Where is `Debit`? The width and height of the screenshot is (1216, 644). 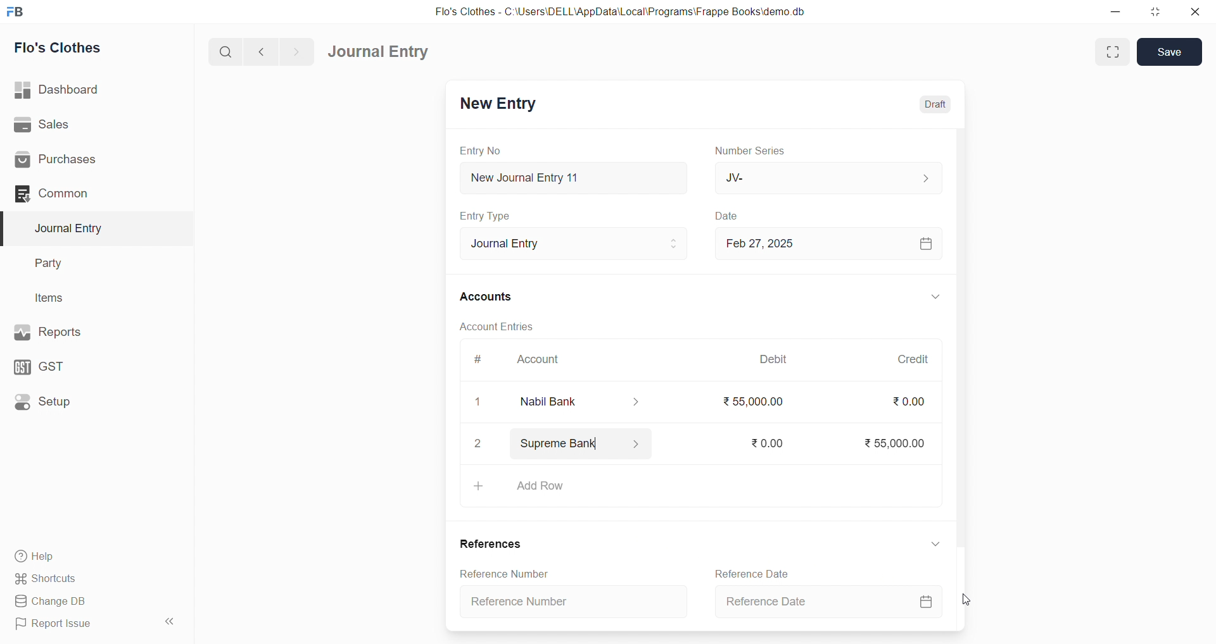
Debit is located at coordinates (776, 358).